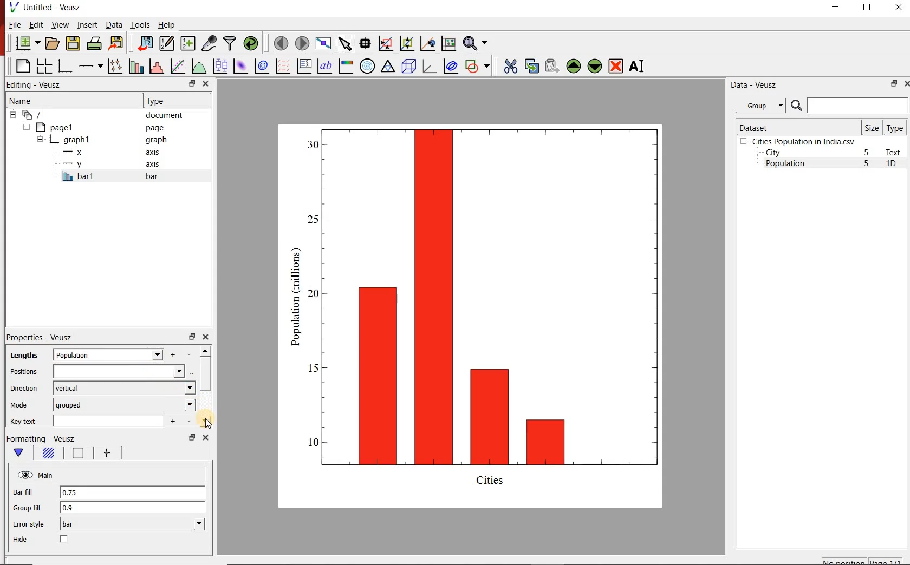 The width and height of the screenshot is (910, 565). What do you see at coordinates (22, 355) in the screenshot?
I see `Lengths` at bounding box center [22, 355].